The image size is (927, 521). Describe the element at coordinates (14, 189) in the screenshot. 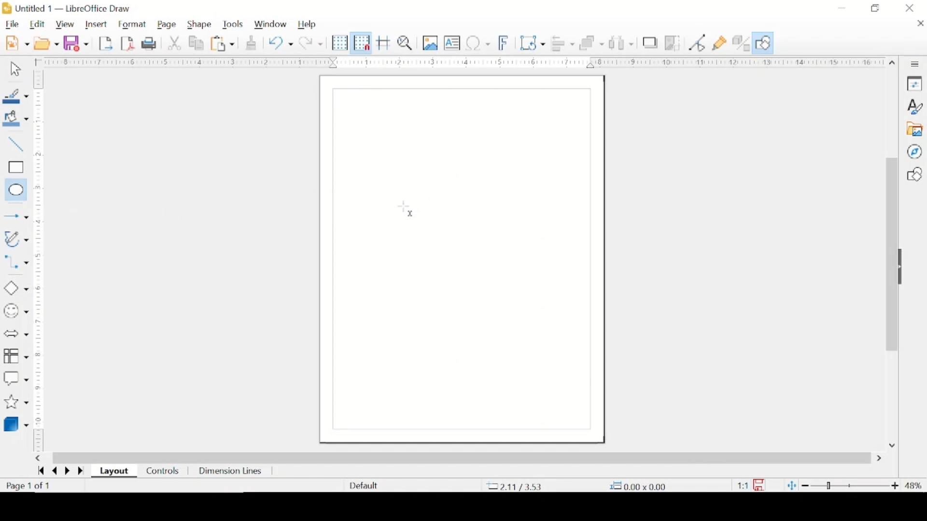

I see `ellipse` at that location.